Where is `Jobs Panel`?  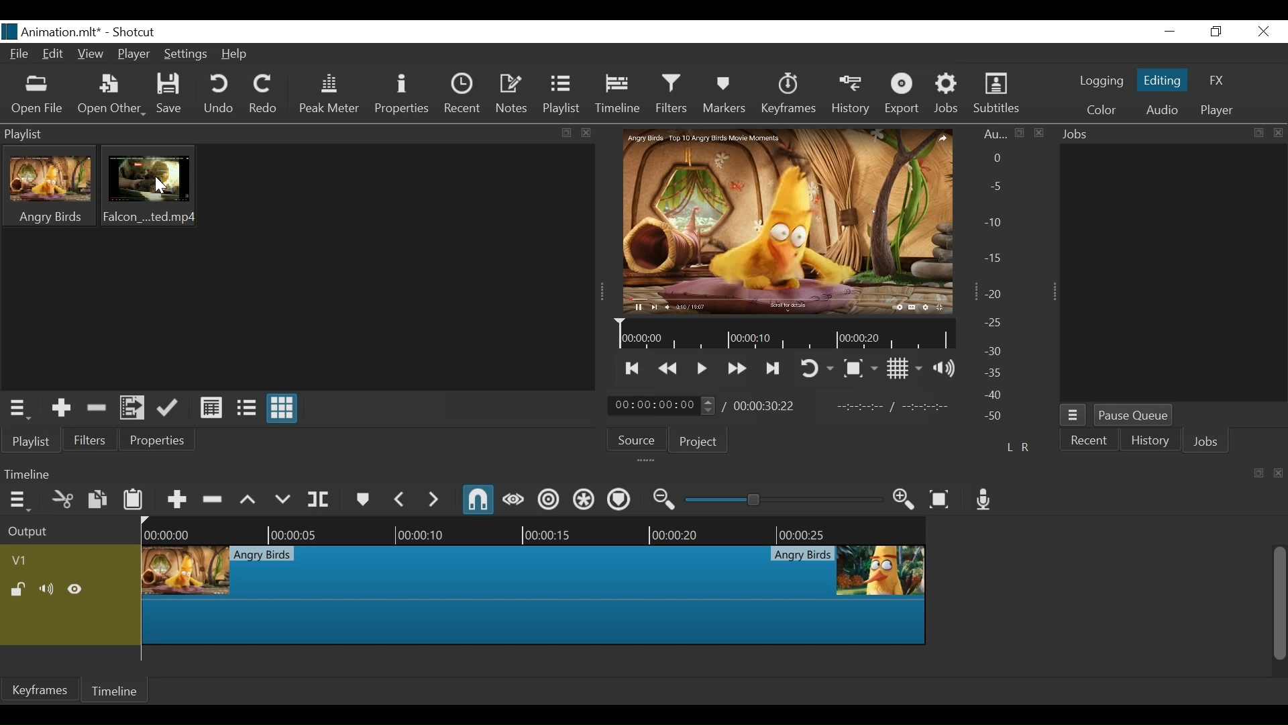 Jobs Panel is located at coordinates (1175, 275).